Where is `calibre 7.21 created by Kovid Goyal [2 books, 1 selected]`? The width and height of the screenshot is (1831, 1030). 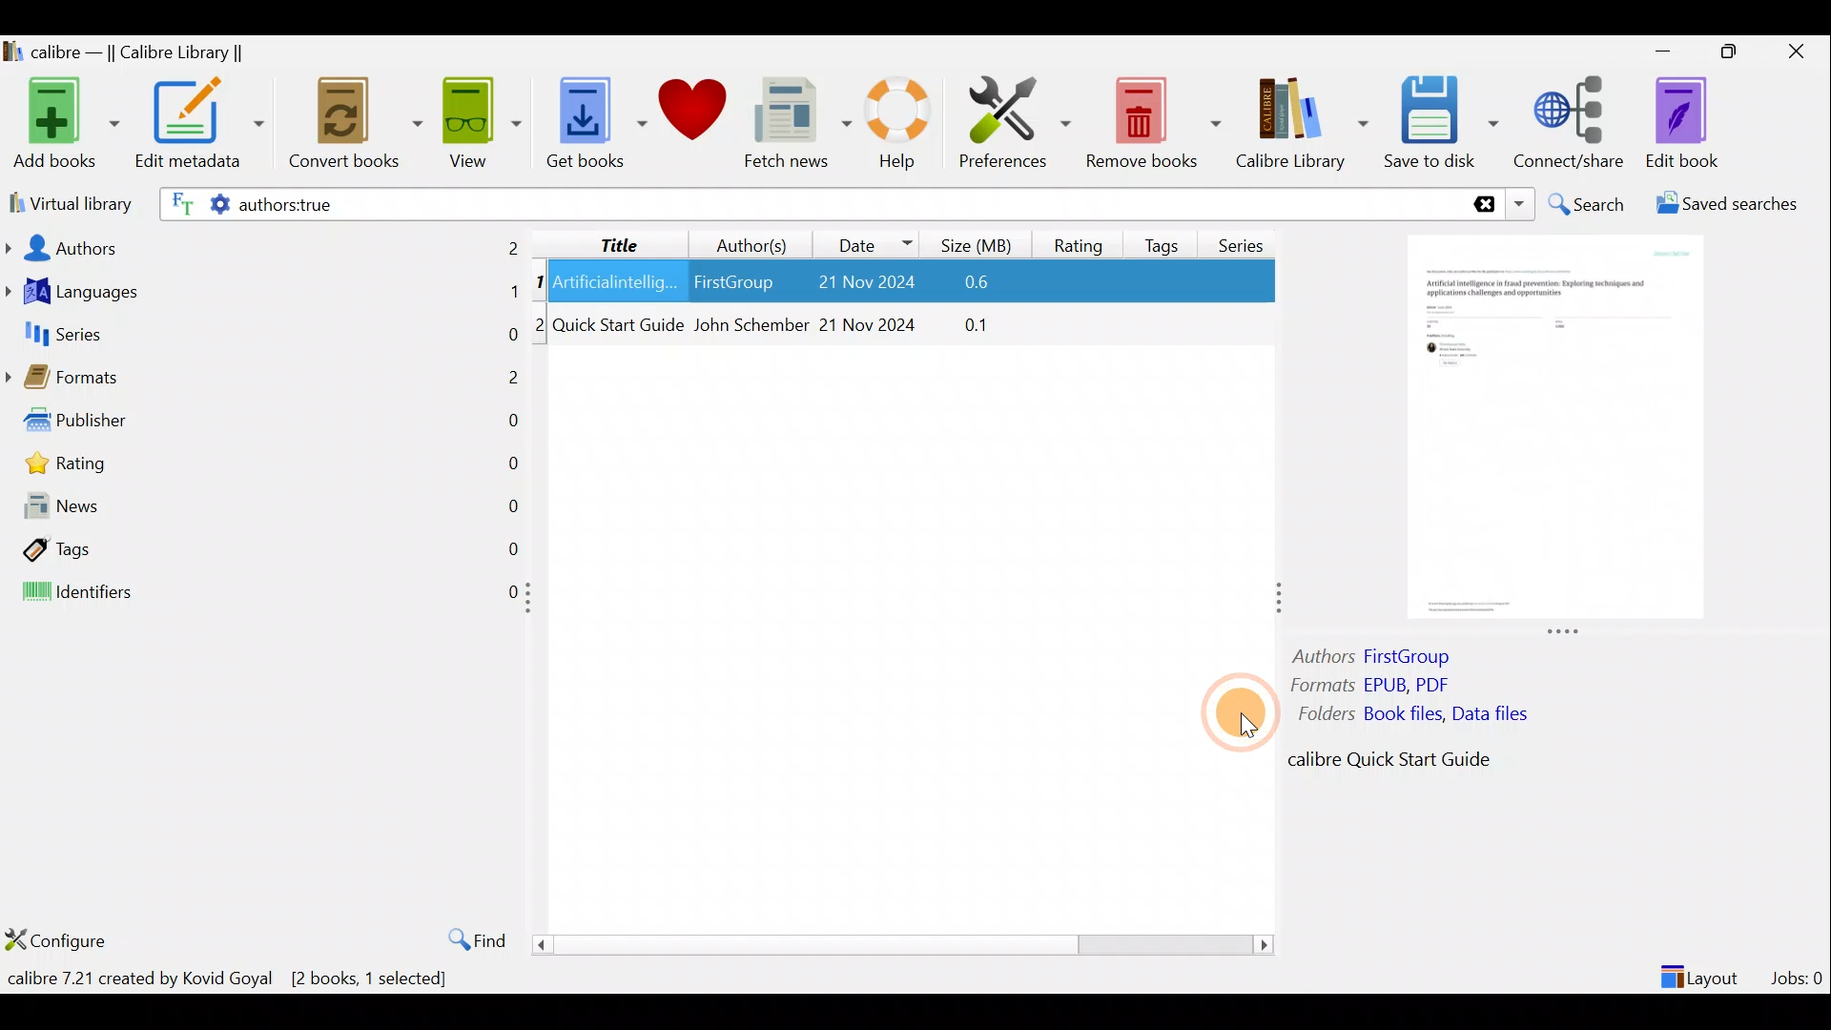 calibre 7.21 created by Kovid Goyal [2 books, 1 selected] is located at coordinates (235, 978).